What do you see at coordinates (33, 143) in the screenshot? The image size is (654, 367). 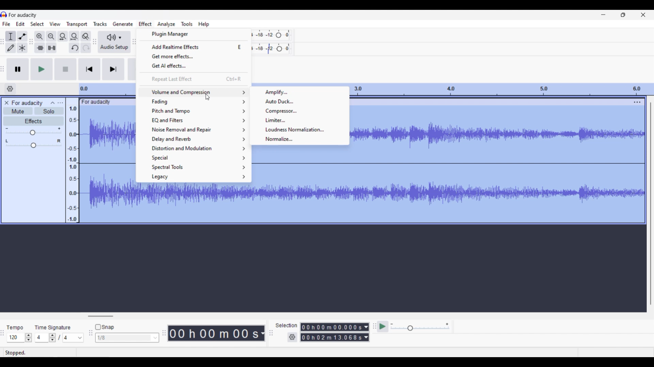 I see `Pan slide` at bounding box center [33, 143].